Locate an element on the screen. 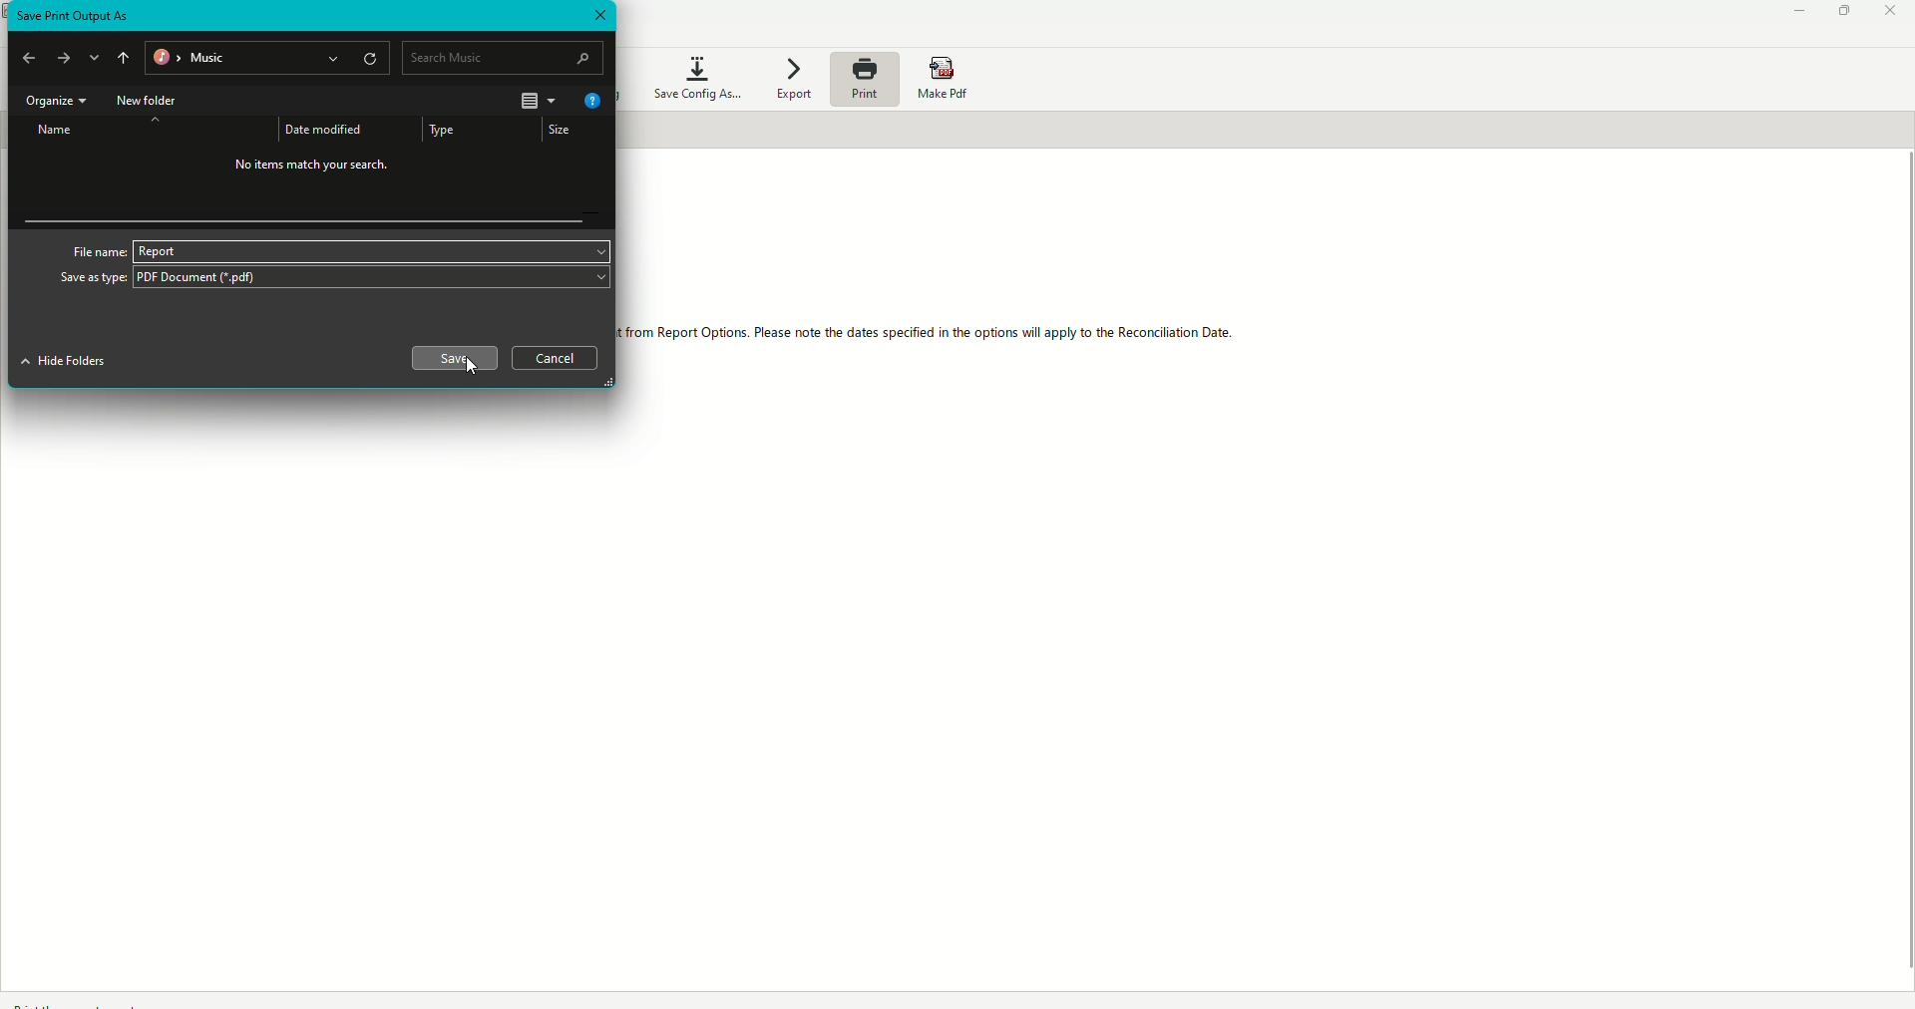  Save Print output as is located at coordinates (75, 15).